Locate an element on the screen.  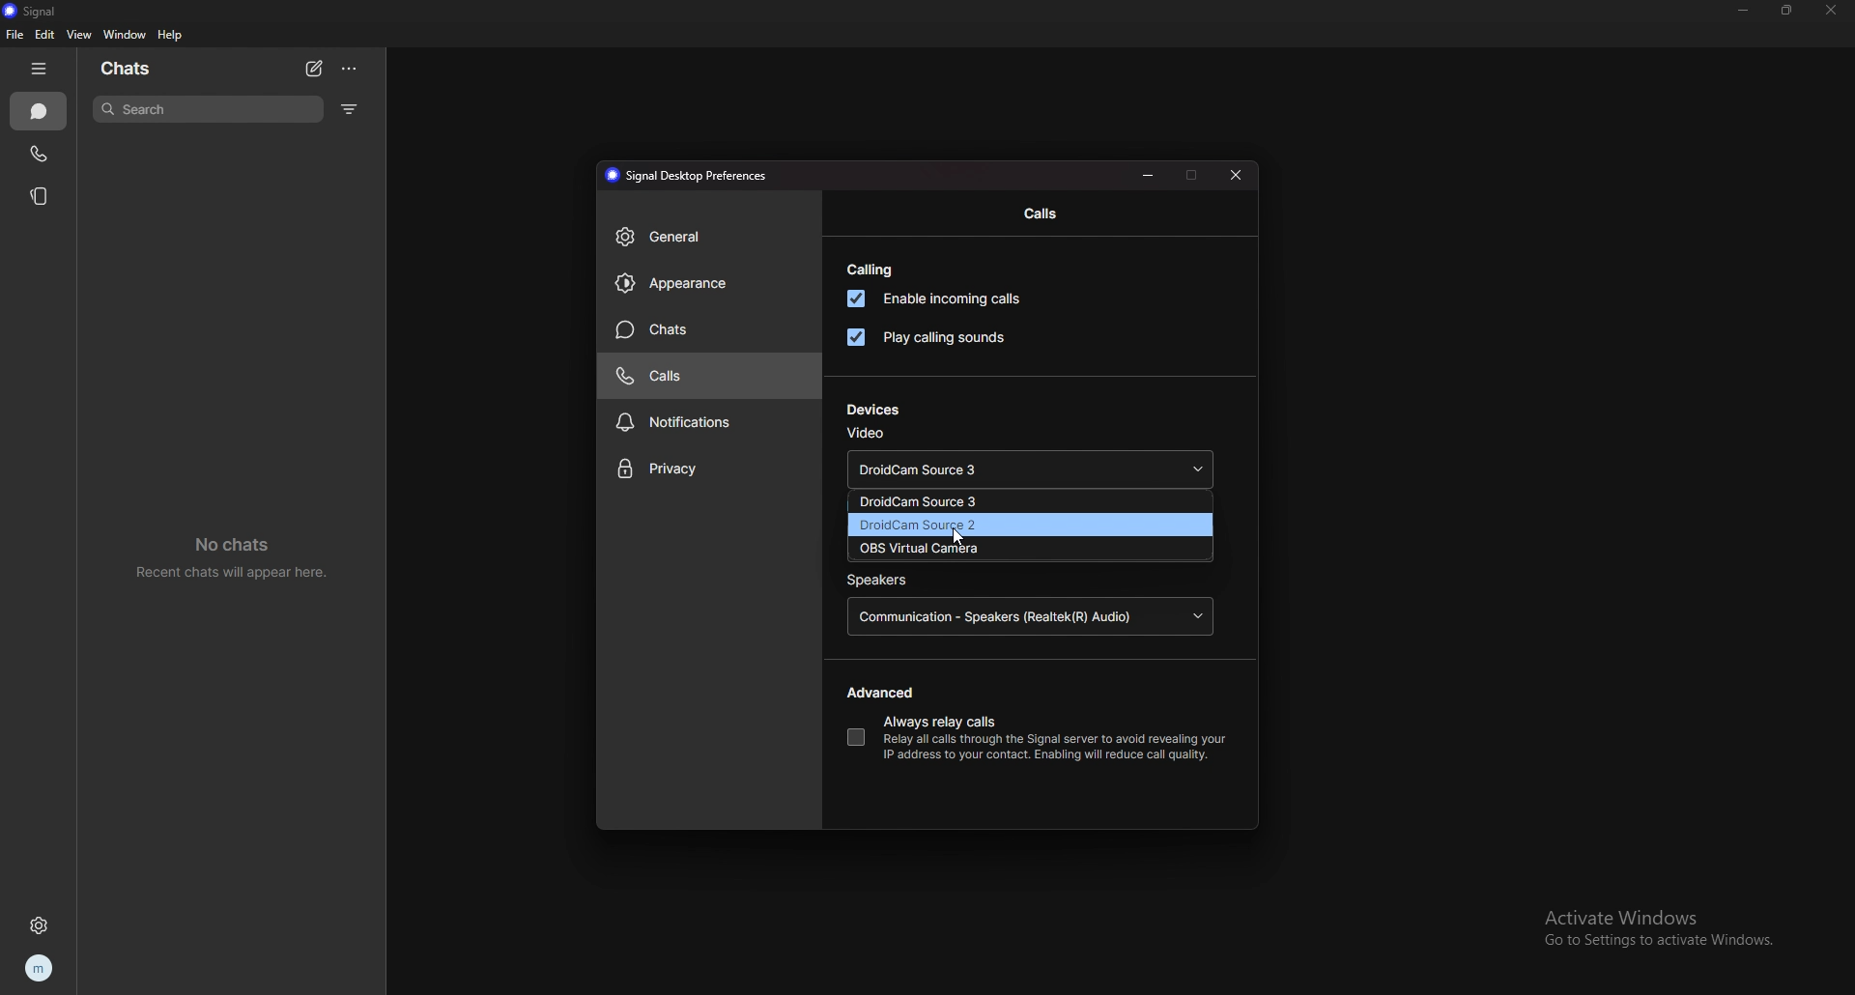
always relay calls is located at coordinates (942, 724).